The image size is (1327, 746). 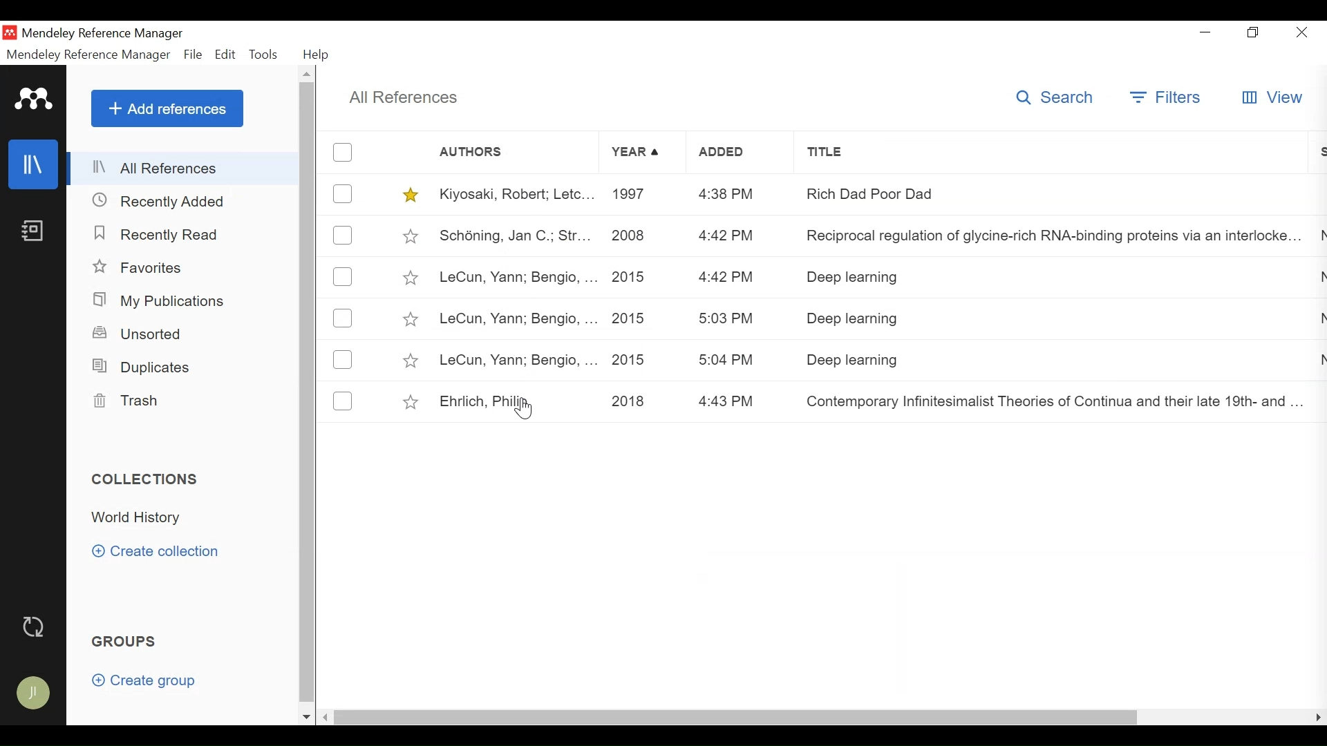 I want to click on Cursor, so click(x=525, y=409).